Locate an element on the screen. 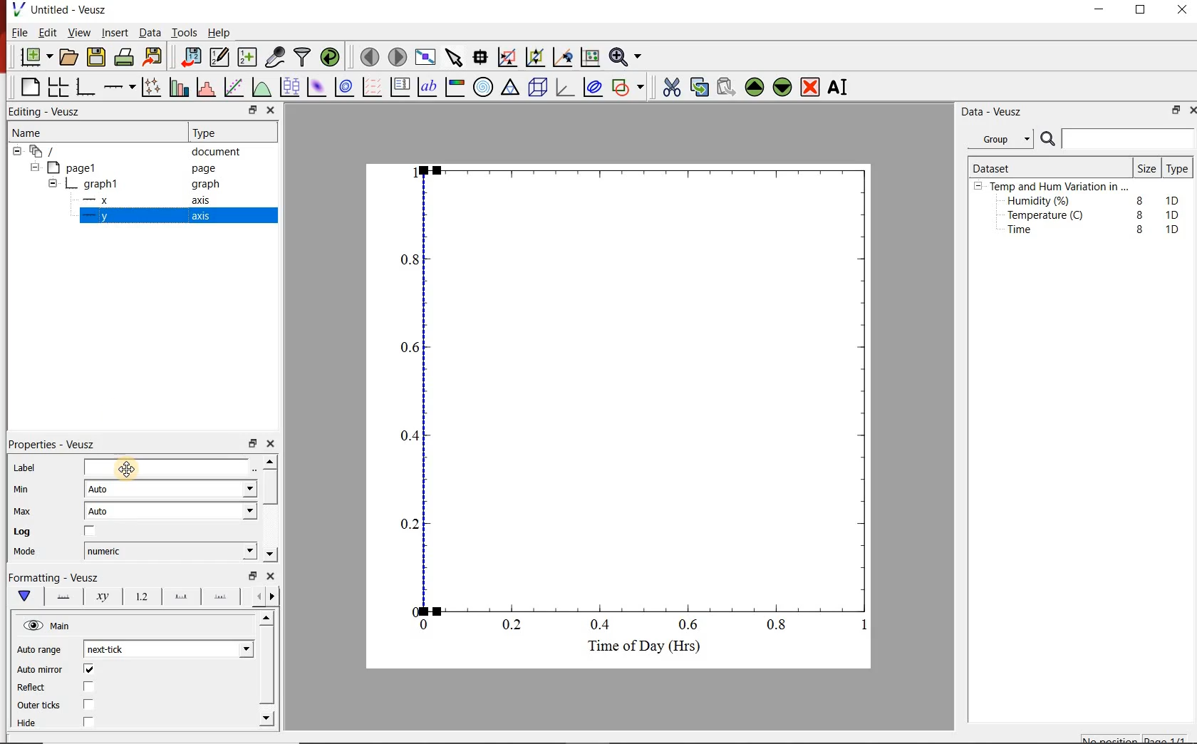 The height and width of the screenshot is (744, 1197). Paste widget from the clipboard is located at coordinates (727, 86).